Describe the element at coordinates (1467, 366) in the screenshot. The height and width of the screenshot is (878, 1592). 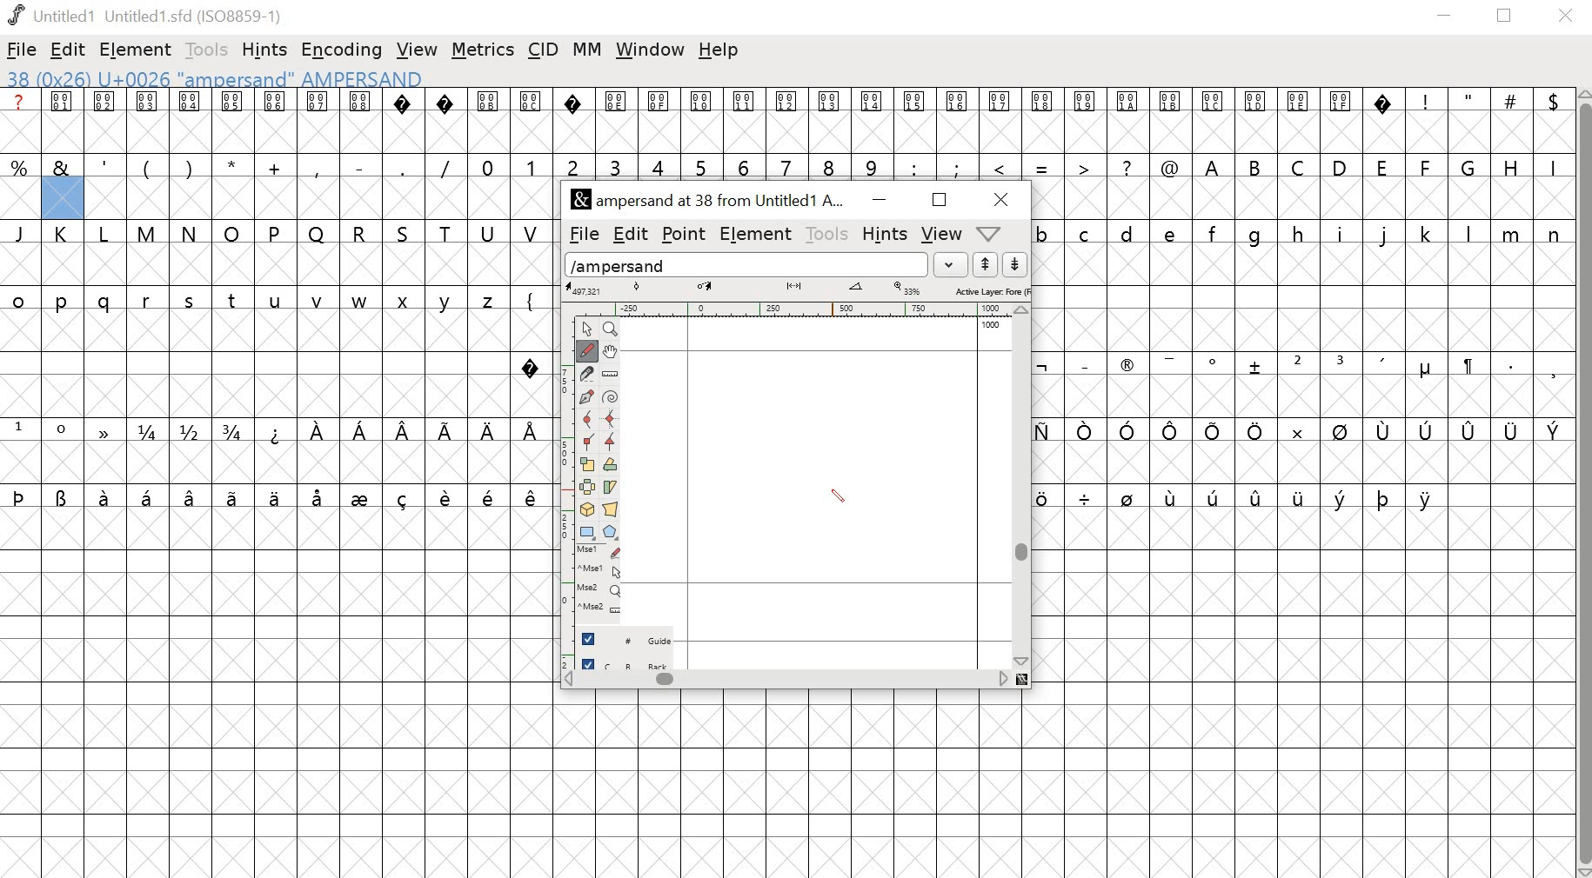
I see `symbol` at that location.